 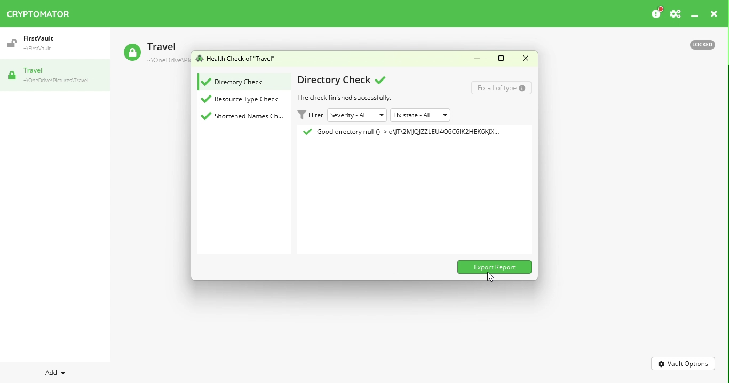 What do you see at coordinates (495, 267) in the screenshot?
I see `Export report` at bounding box center [495, 267].